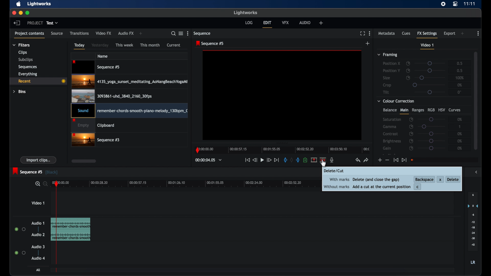 This screenshot has height=276, width=491. I want to click on audio 1, so click(38, 223).